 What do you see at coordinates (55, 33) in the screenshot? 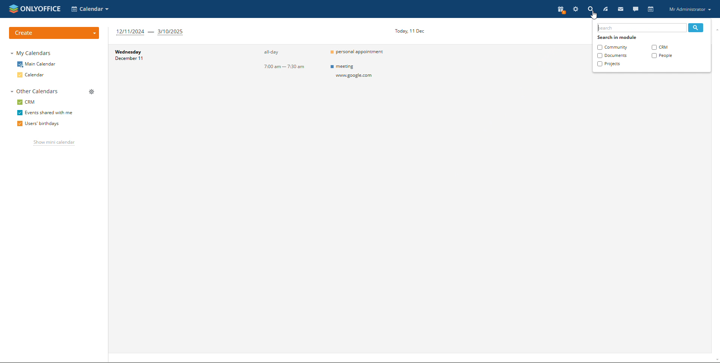
I see `create` at bounding box center [55, 33].